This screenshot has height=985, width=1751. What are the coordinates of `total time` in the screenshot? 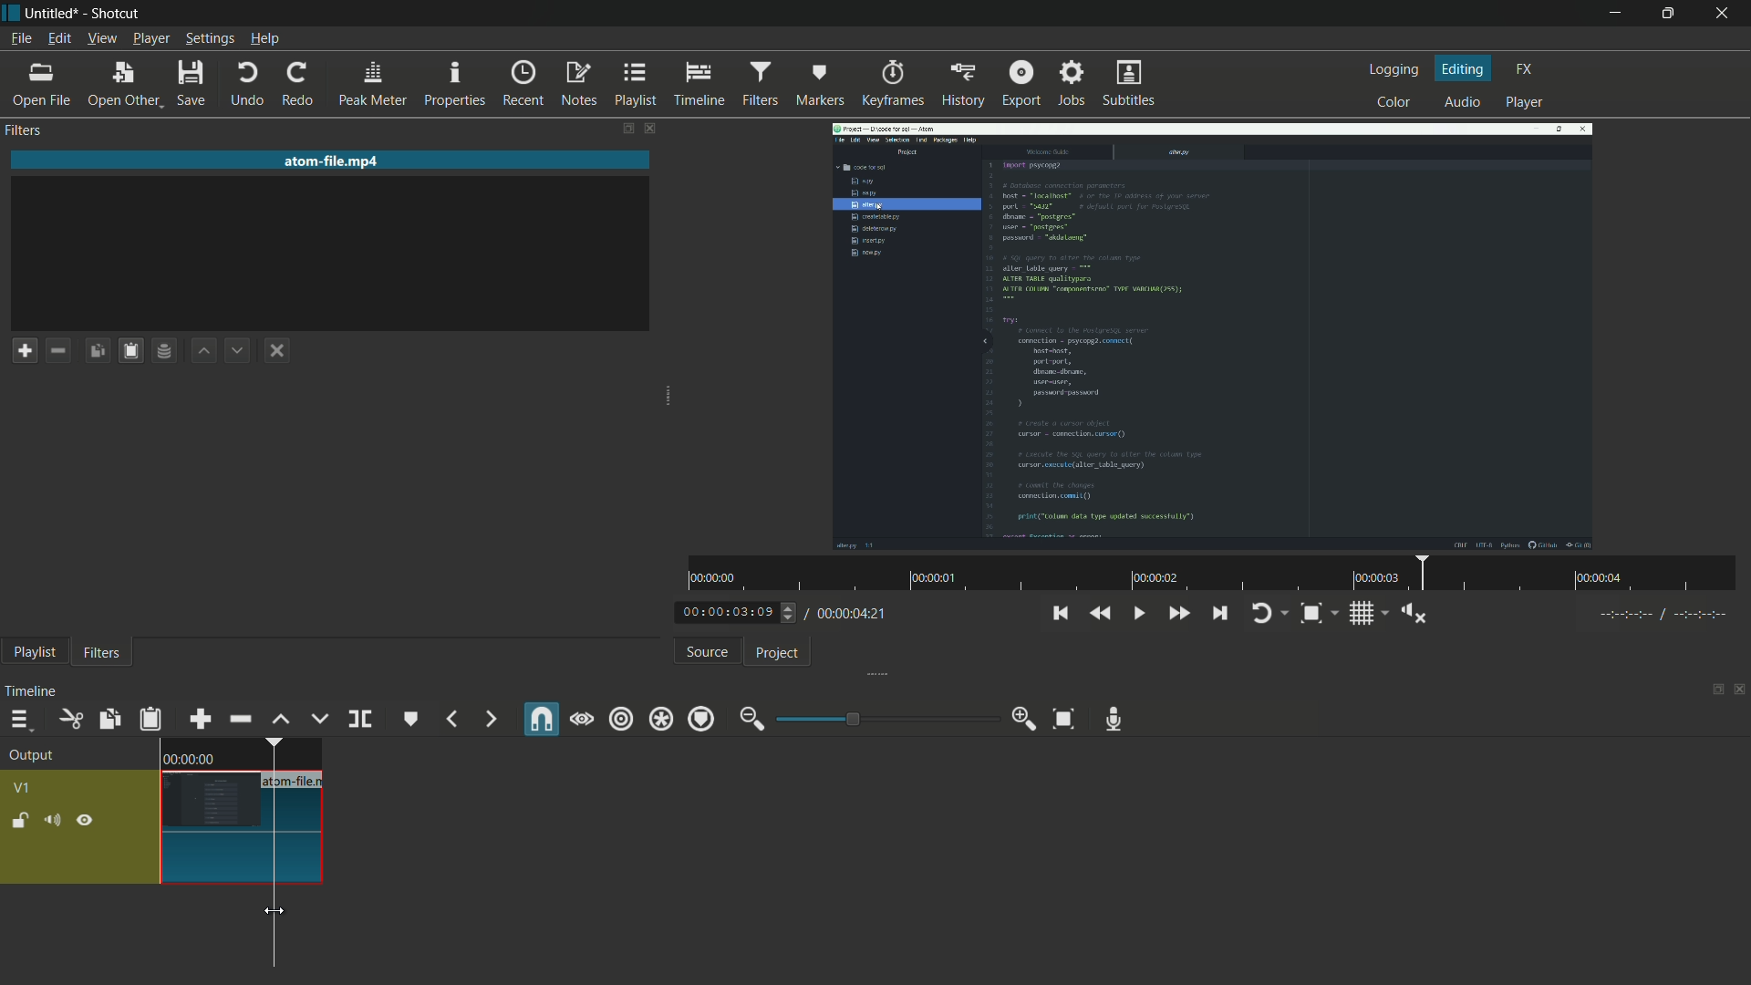 It's located at (855, 614).